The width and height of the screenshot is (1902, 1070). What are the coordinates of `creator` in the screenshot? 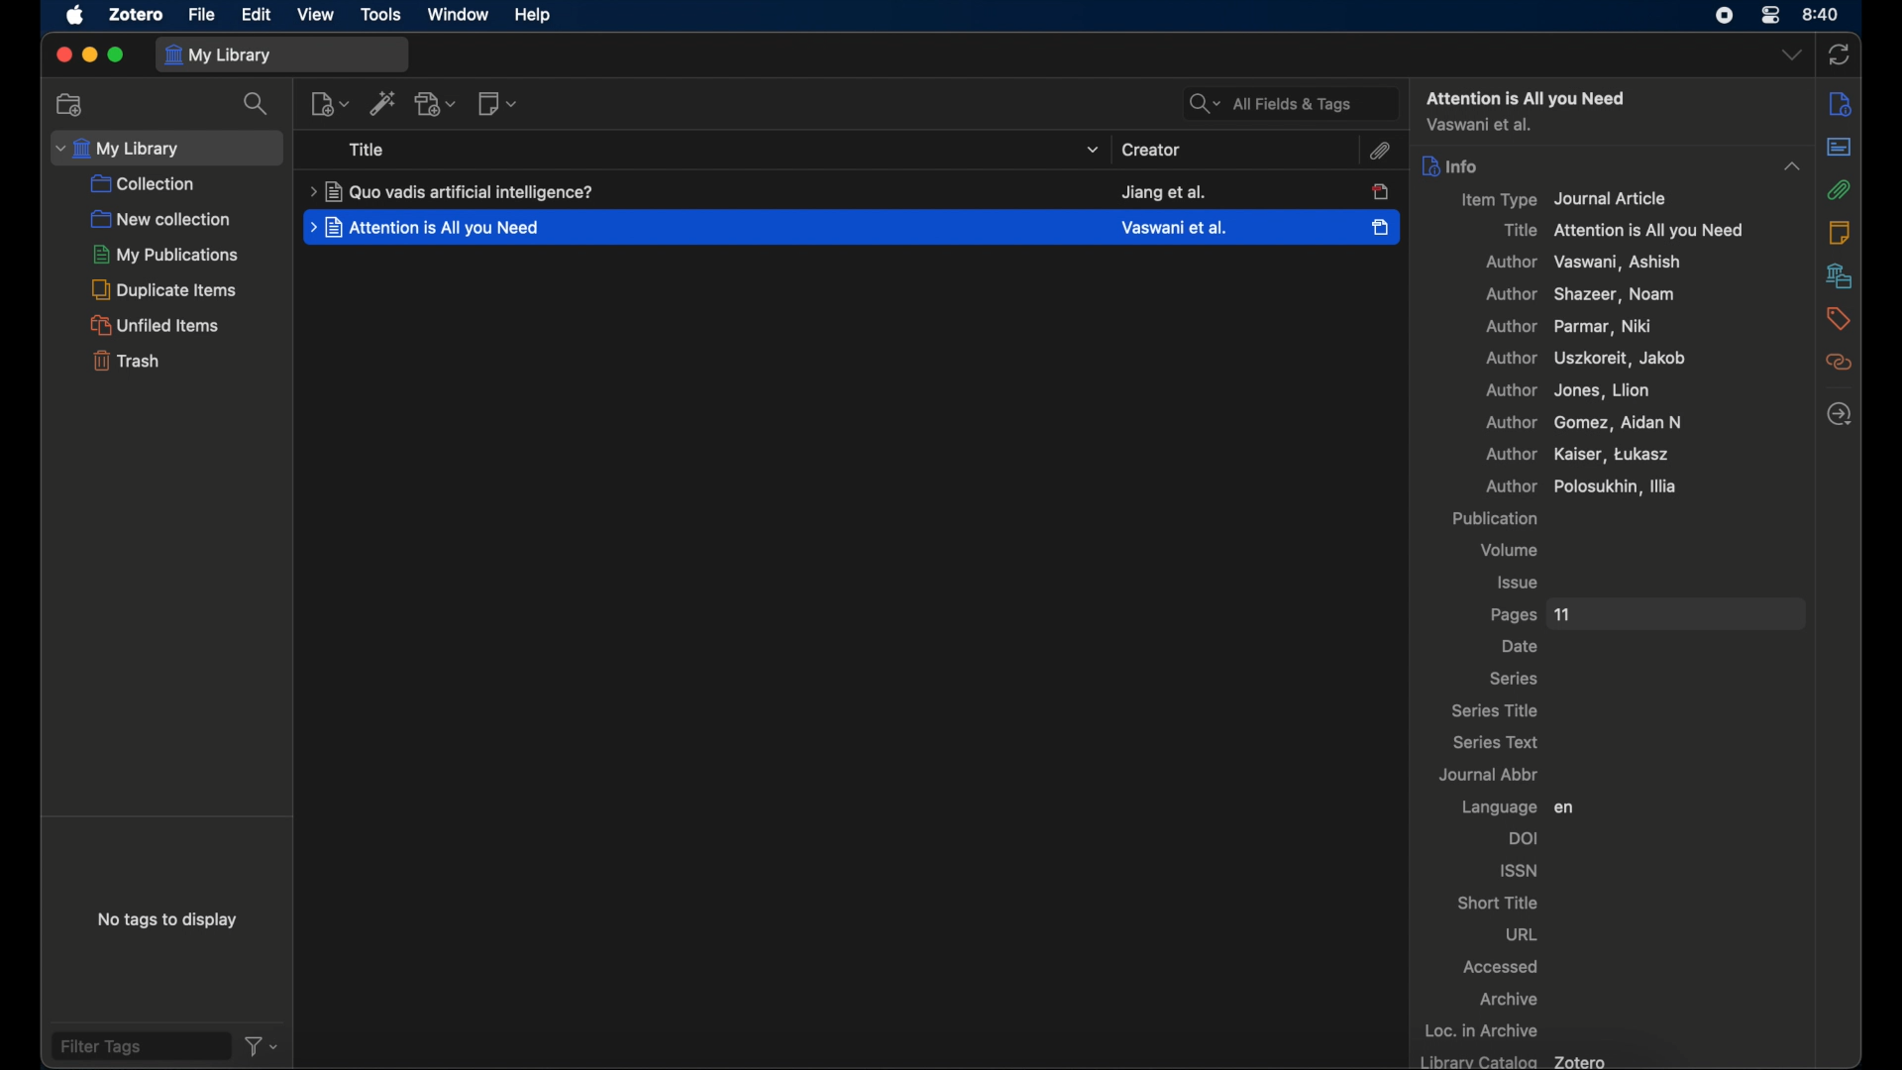 It's located at (1150, 151).